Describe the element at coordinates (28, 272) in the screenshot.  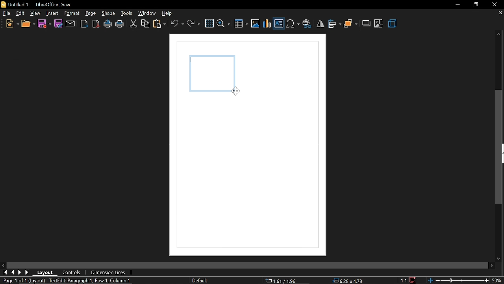
I see `next page` at that location.